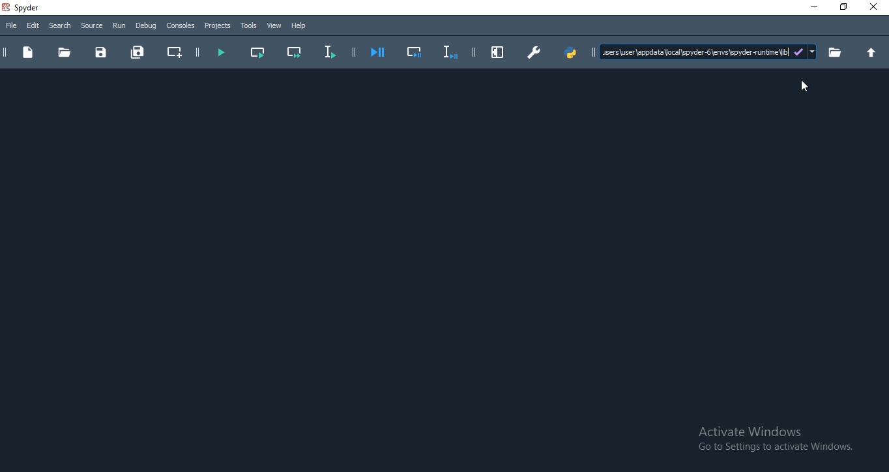 The height and width of the screenshot is (472, 889). What do you see at coordinates (836, 52) in the screenshot?
I see `folder` at bounding box center [836, 52].